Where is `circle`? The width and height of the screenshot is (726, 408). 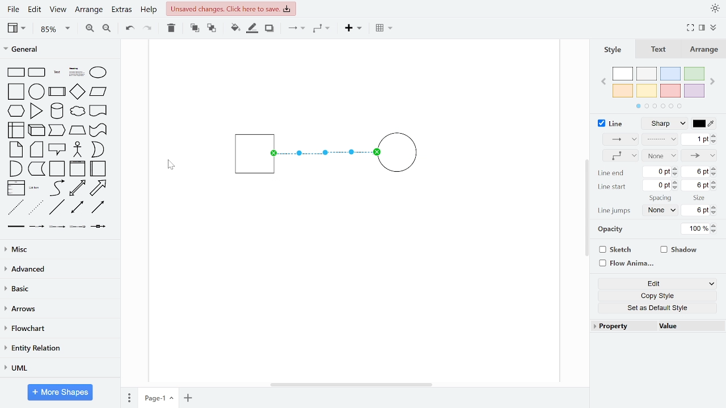
circle is located at coordinates (37, 91).